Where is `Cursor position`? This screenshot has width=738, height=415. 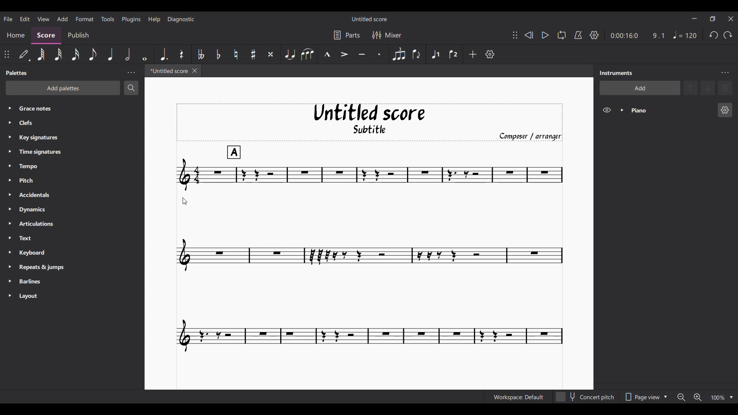 Cursor position is located at coordinates (185, 201).